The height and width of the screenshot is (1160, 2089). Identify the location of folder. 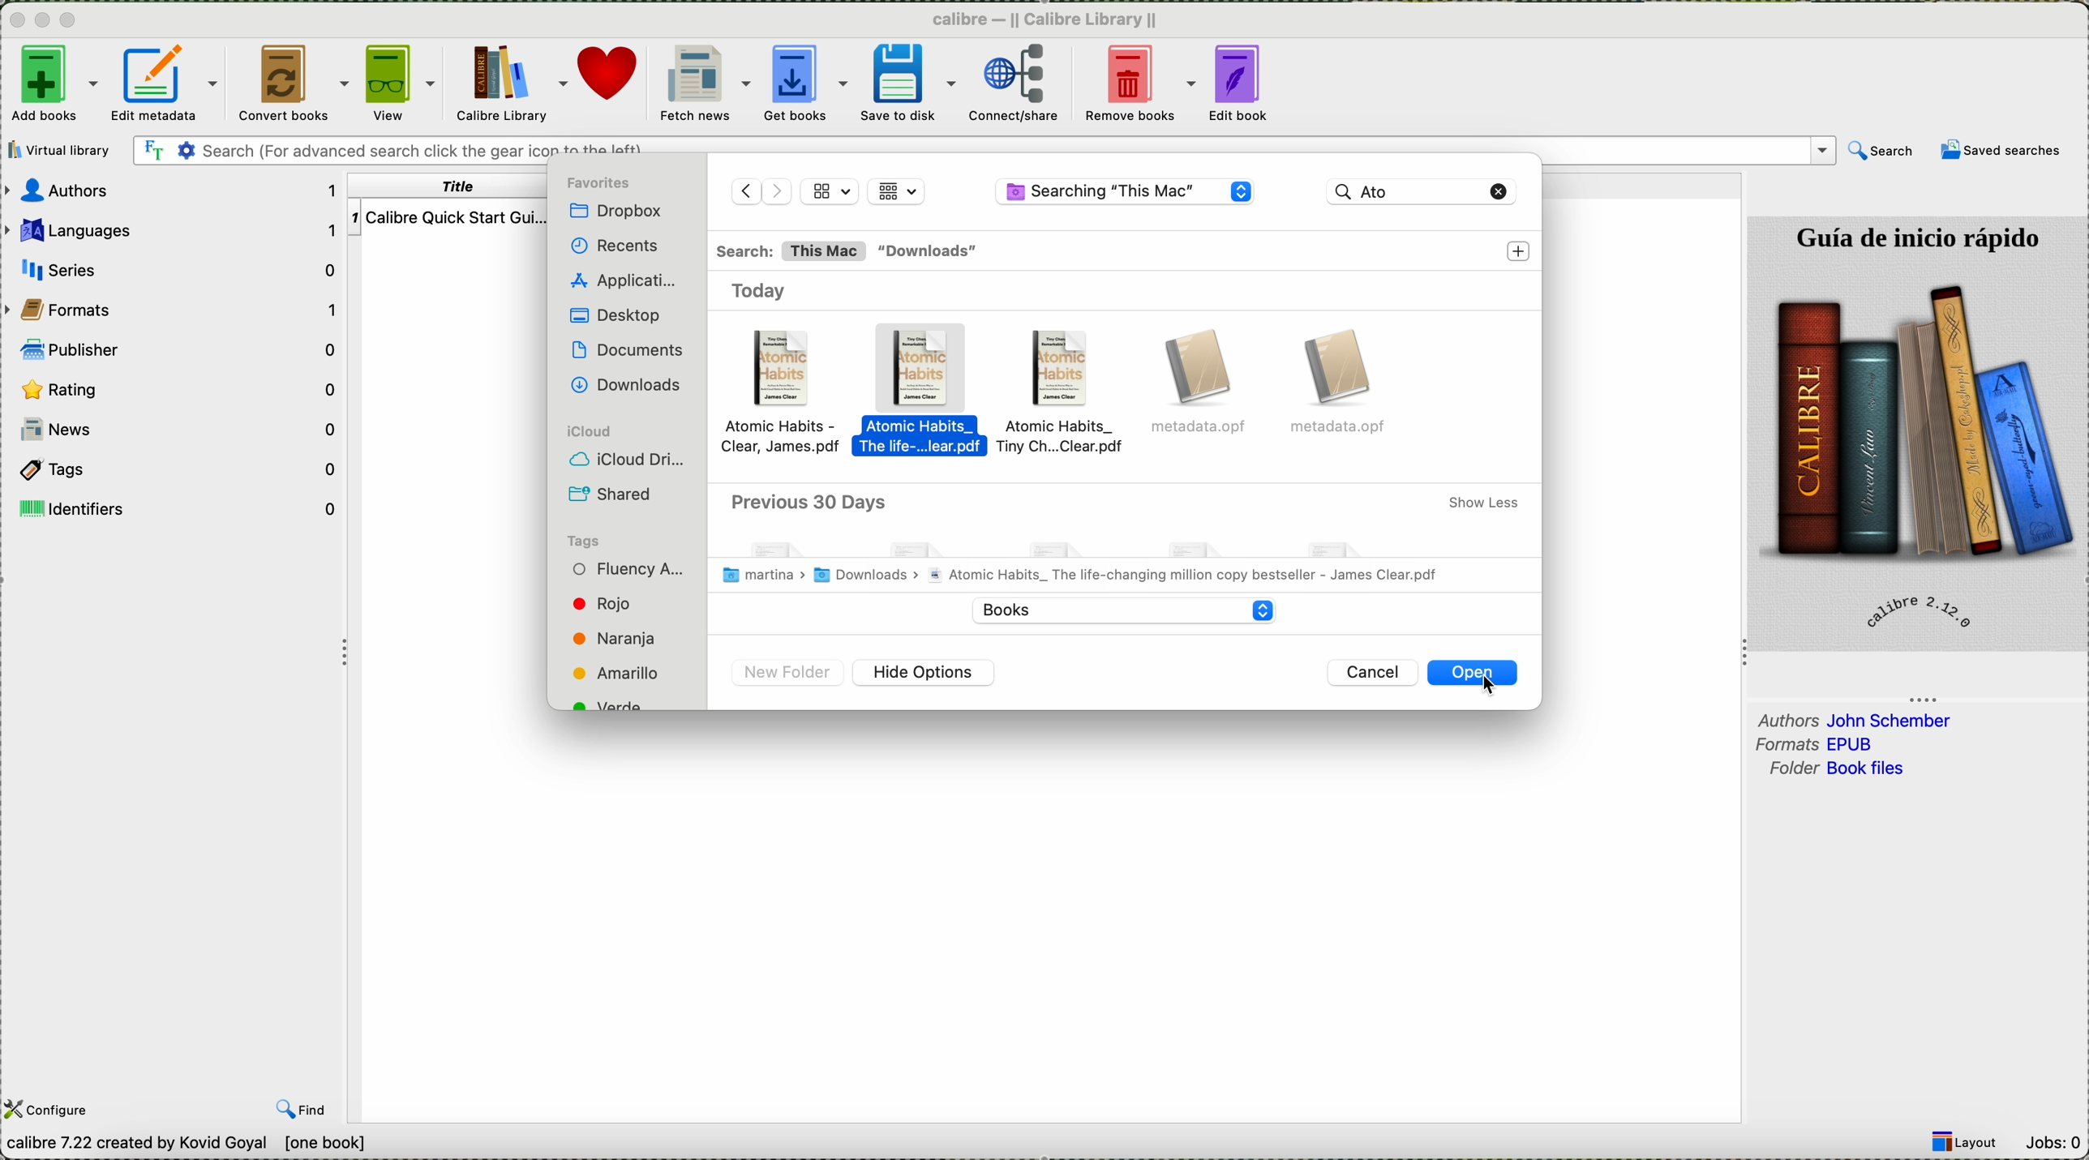
(1841, 770).